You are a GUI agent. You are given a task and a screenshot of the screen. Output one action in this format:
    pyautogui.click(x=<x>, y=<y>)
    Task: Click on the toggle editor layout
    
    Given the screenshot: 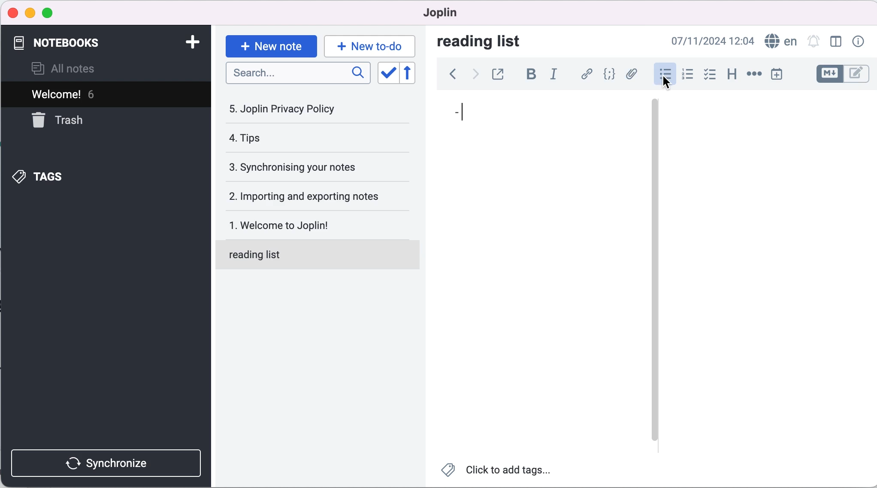 What is the action you would take?
    pyautogui.click(x=834, y=42)
    